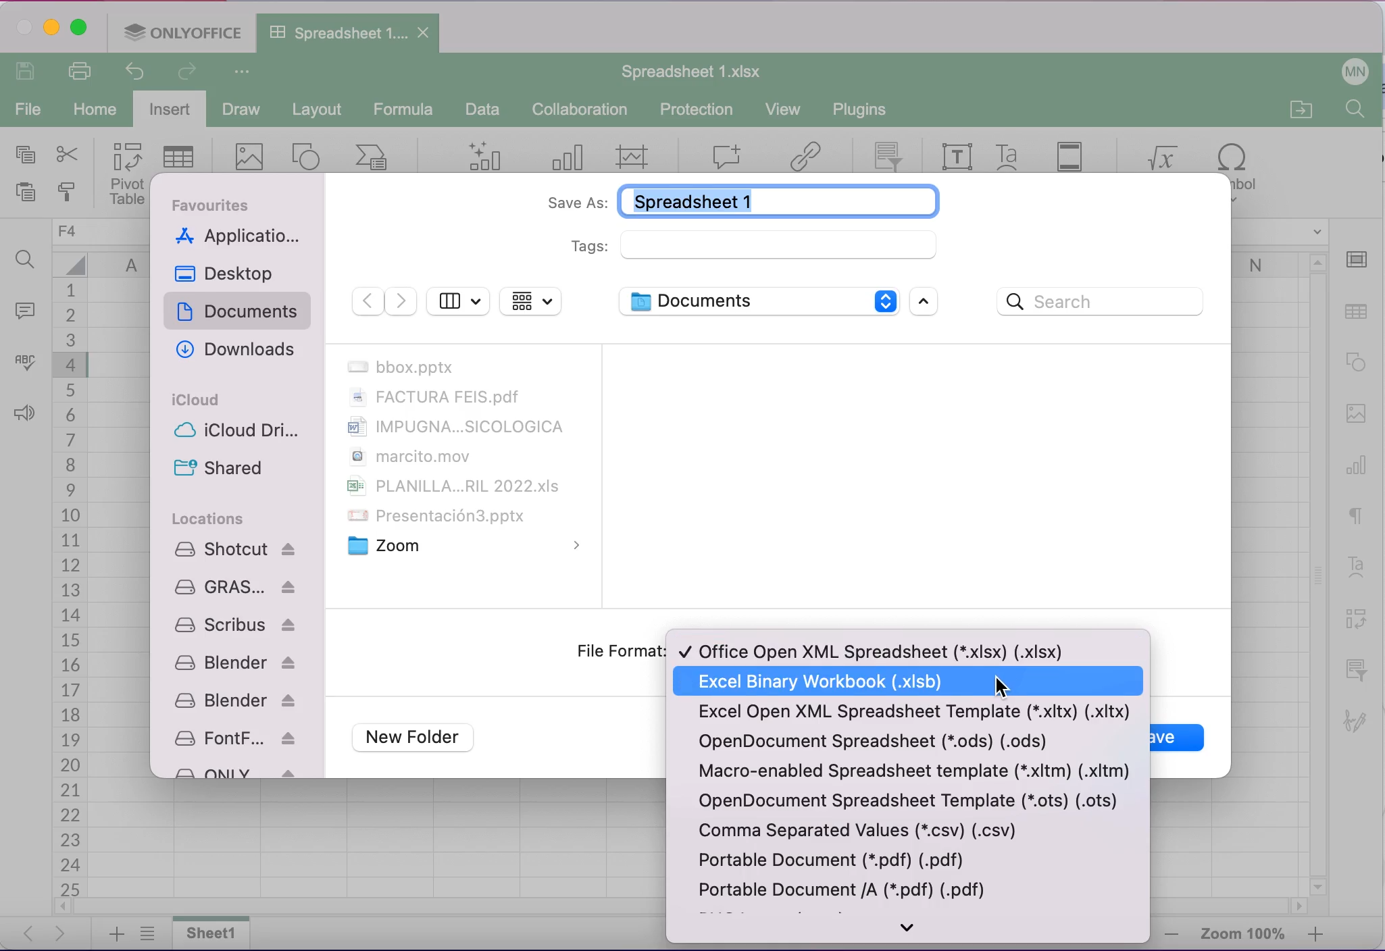  I want to click on locations, so click(209, 518).